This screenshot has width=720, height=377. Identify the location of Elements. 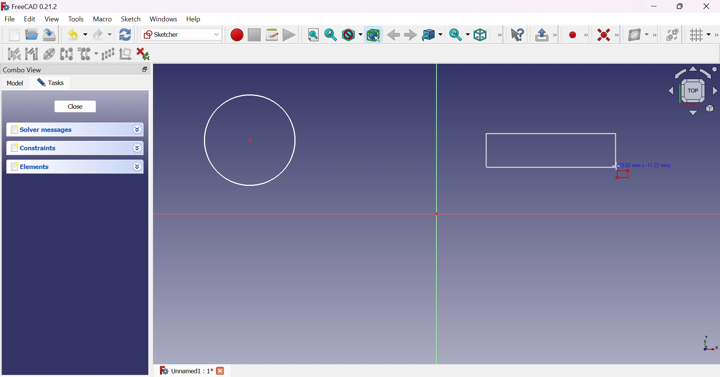
(31, 167).